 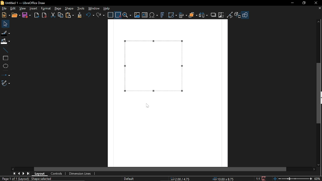 I want to click on Move down, so click(x=319, y=165).